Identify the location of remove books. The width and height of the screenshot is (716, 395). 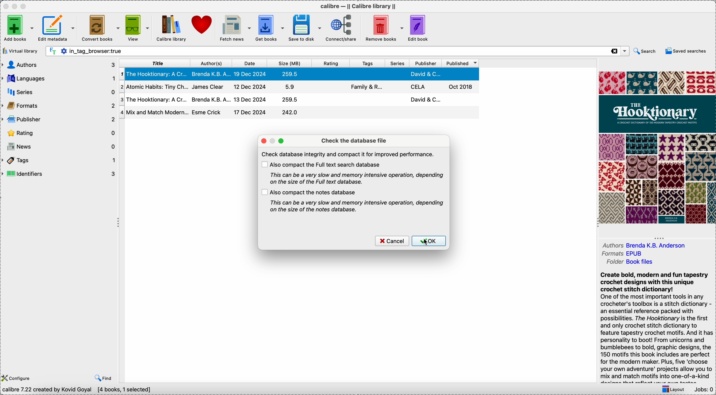
(382, 28).